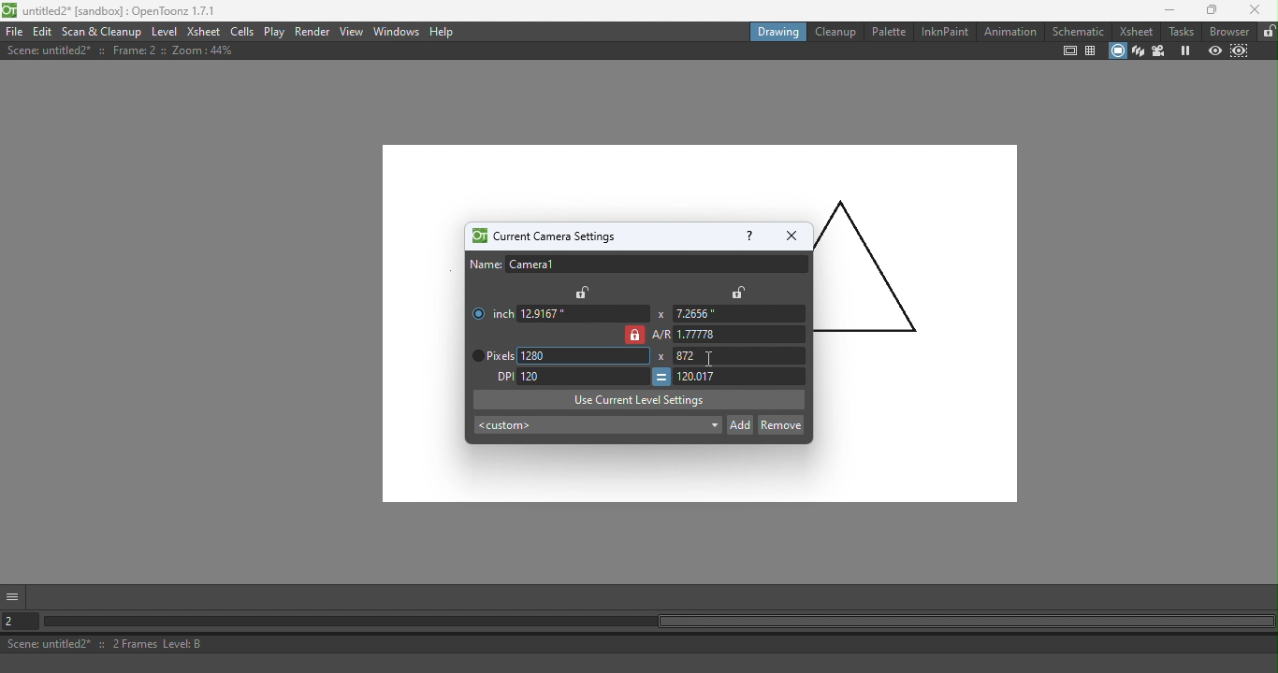  Describe the element at coordinates (791, 236) in the screenshot. I see `Close` at that location.